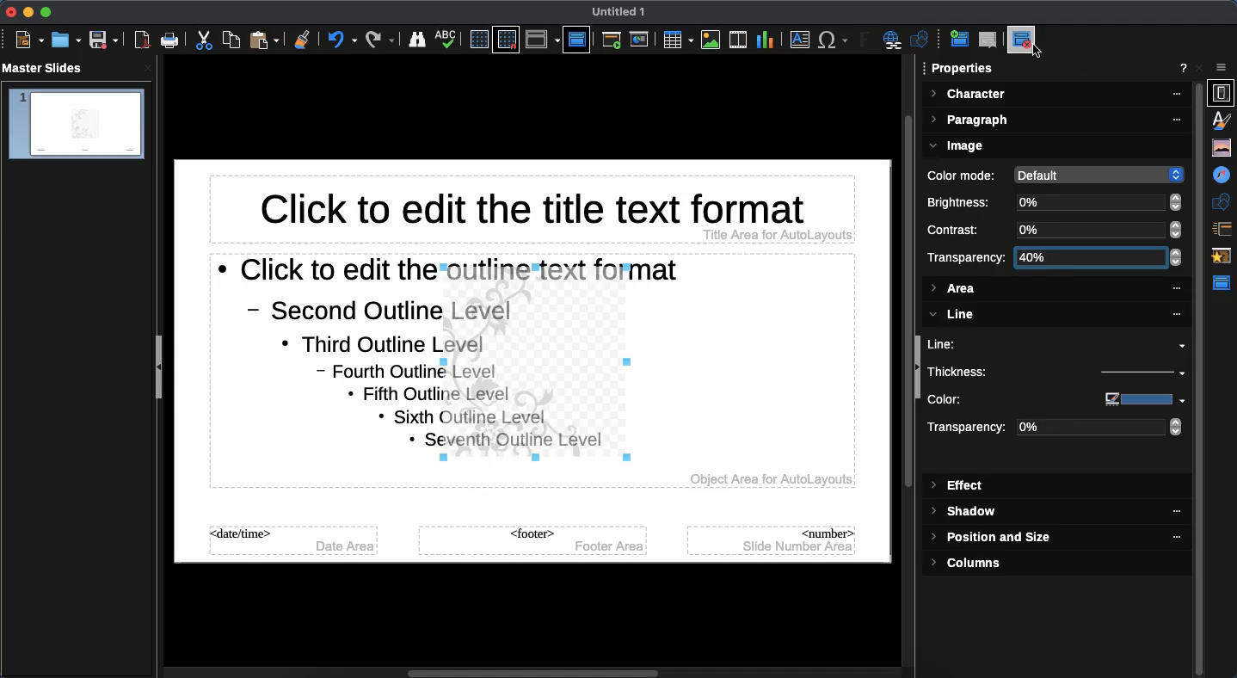  What do you see at coordinates (477, 39) in the screenshot?
I see `Display grid` at bounding box center [477, 39].